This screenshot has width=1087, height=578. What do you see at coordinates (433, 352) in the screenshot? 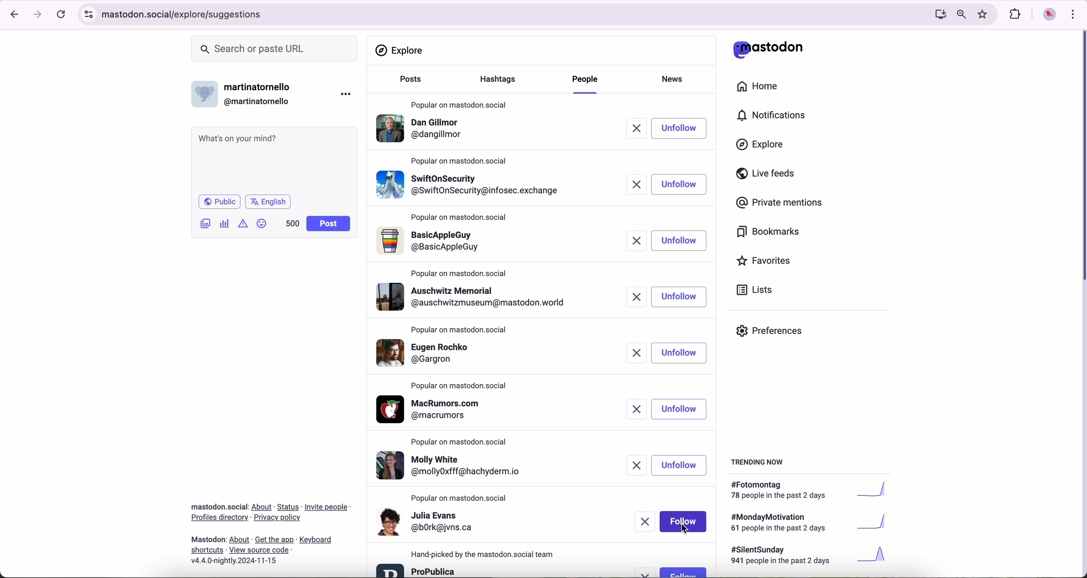
I see `profile` at bounding box center [433, 352].